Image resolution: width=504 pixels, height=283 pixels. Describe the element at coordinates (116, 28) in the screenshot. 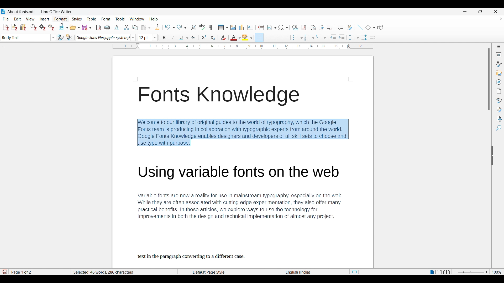

I see `Toggle print preview` at that location.